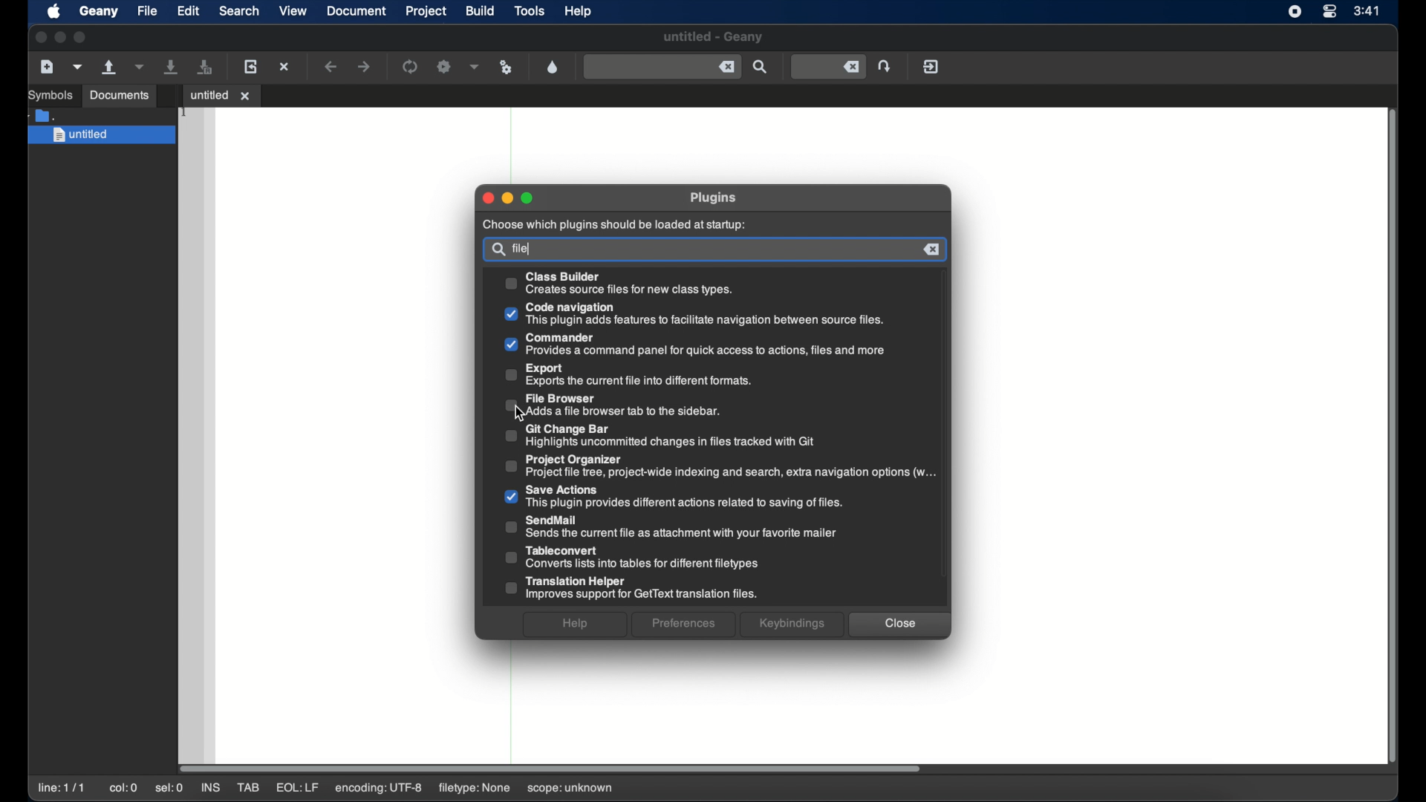 The height and width of the screenshot is (802, 1426). What do you see at coordinates (49, 95) in the screenshot?
I see `symbols` at bounding box center [49, 95].